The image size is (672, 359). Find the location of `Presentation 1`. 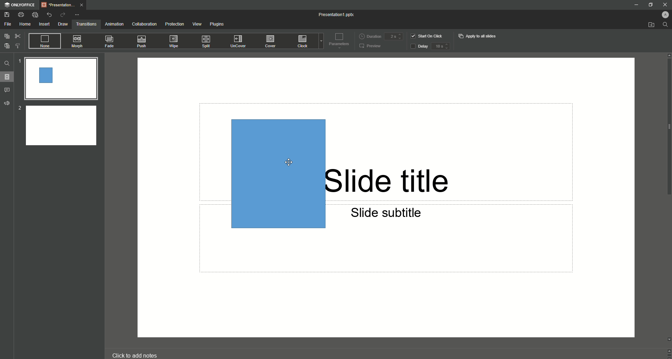

Presentation 1 is located at coordinates (338, 15).